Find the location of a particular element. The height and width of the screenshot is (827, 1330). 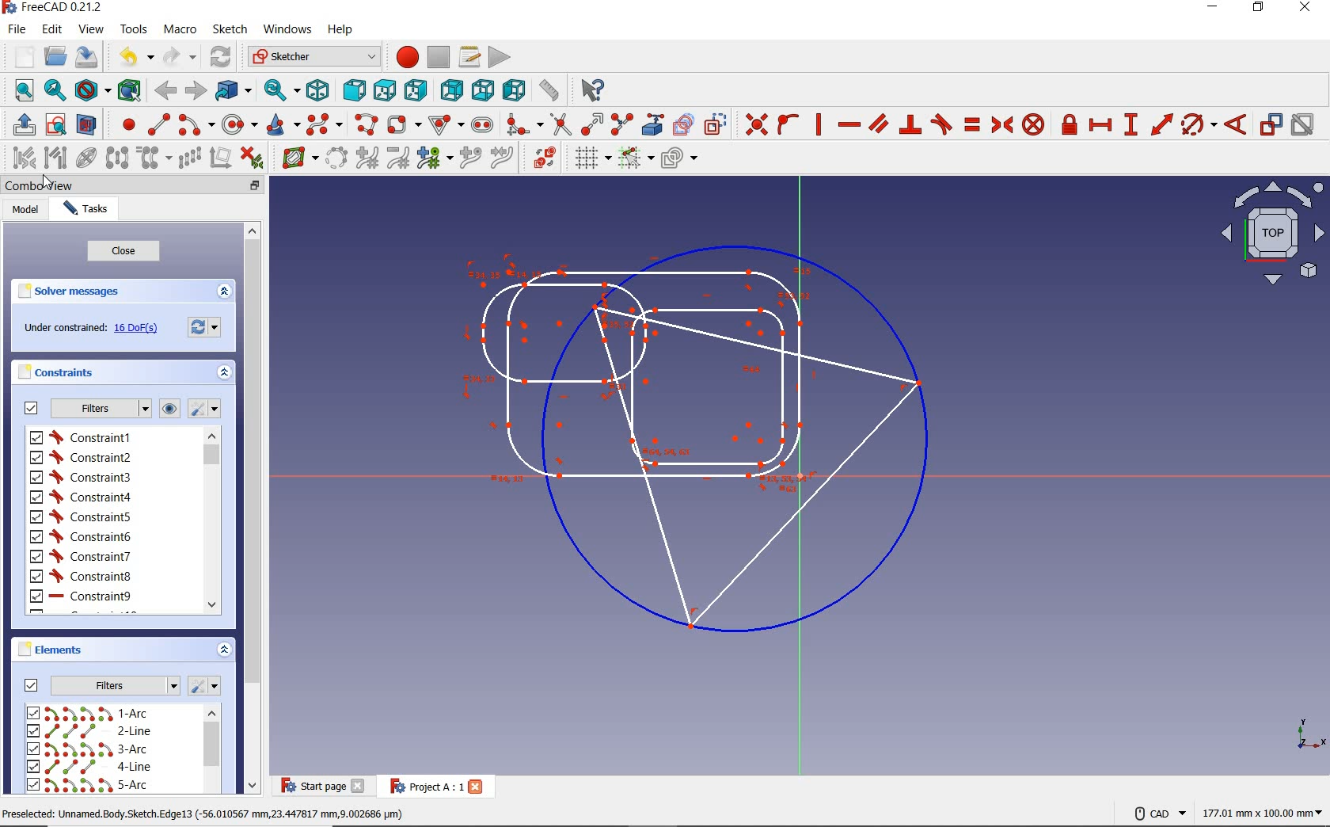

preselected: unnamed.body.sketch.edge13 (-56.010567 mm,23.447817 mm,9.002686 mm) is located at coordinates (206, 815).